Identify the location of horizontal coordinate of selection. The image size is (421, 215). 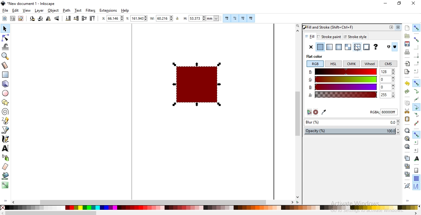
(103, 18).